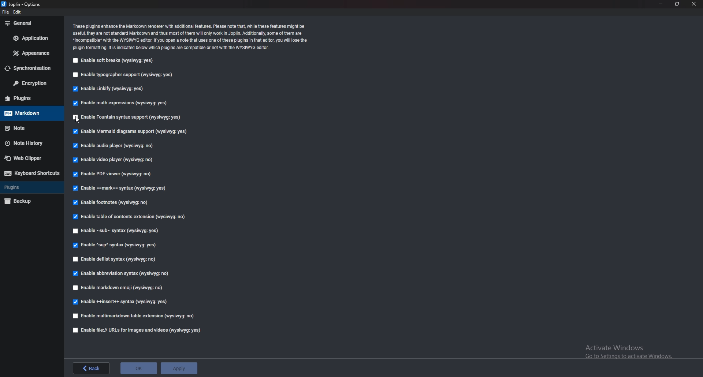 Image resolution: width=703 pixels, height=377 pixels. I want to click on Enable math expressions, so click(119, 102).